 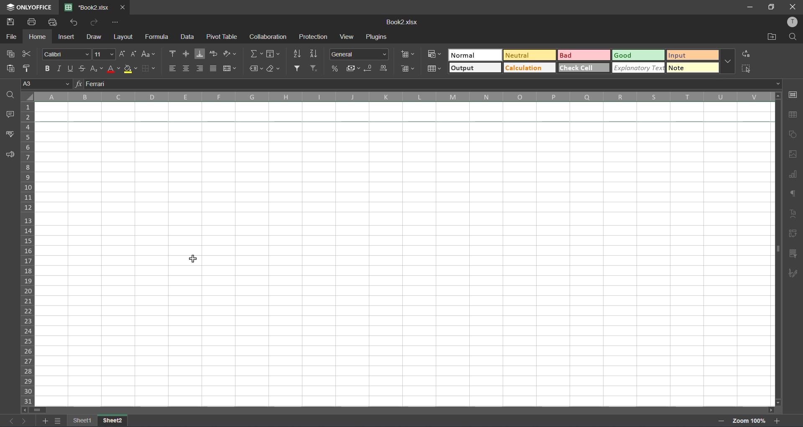 I want to click on close, so click(x=123, y=8).